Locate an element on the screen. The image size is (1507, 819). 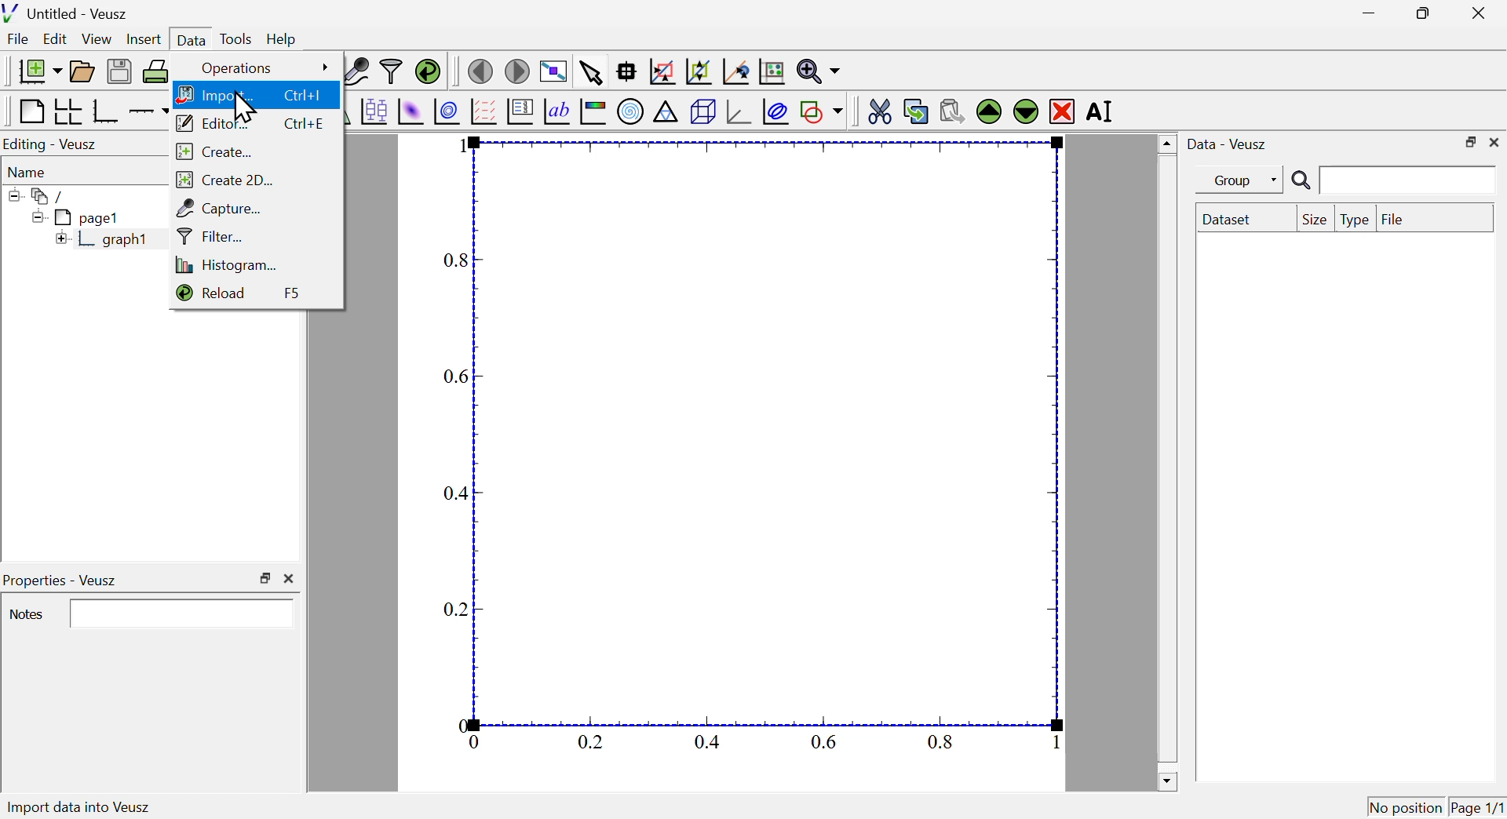
0.4 is located at coordinates (454, 493).